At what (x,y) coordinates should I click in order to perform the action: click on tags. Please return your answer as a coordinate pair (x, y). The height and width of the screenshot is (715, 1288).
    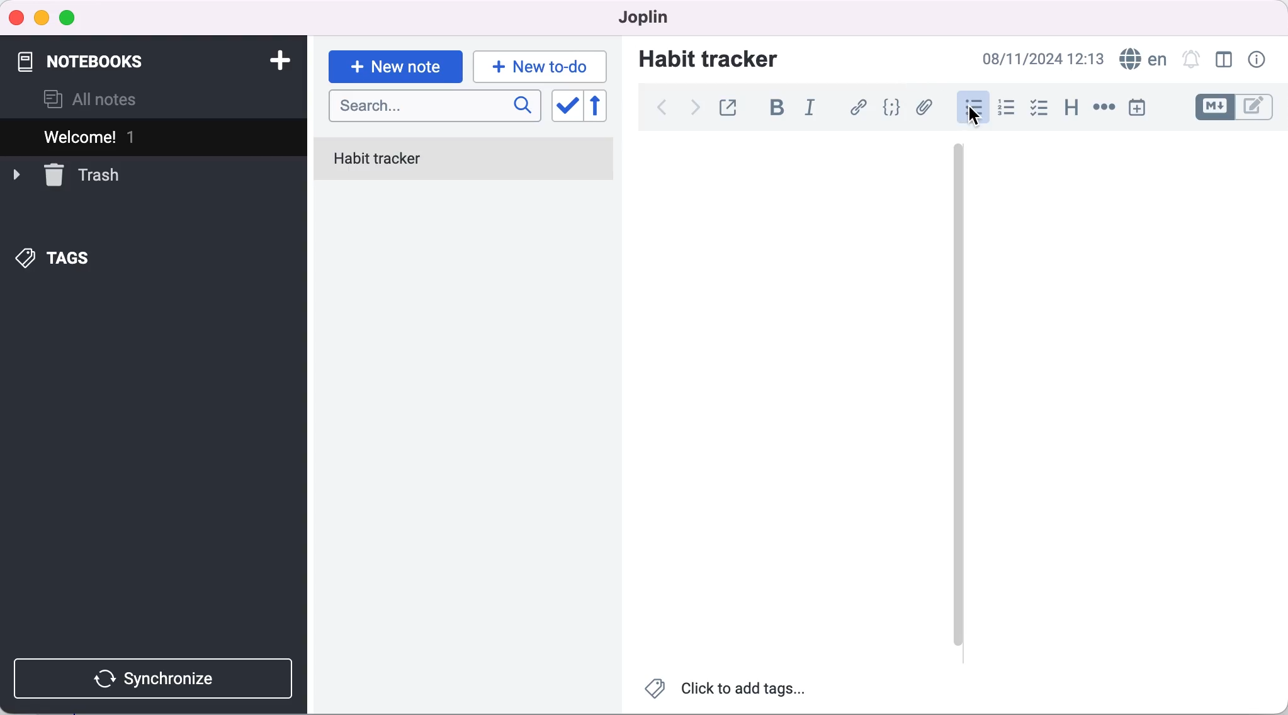
    Looking at the image, I should click on (55, 259).